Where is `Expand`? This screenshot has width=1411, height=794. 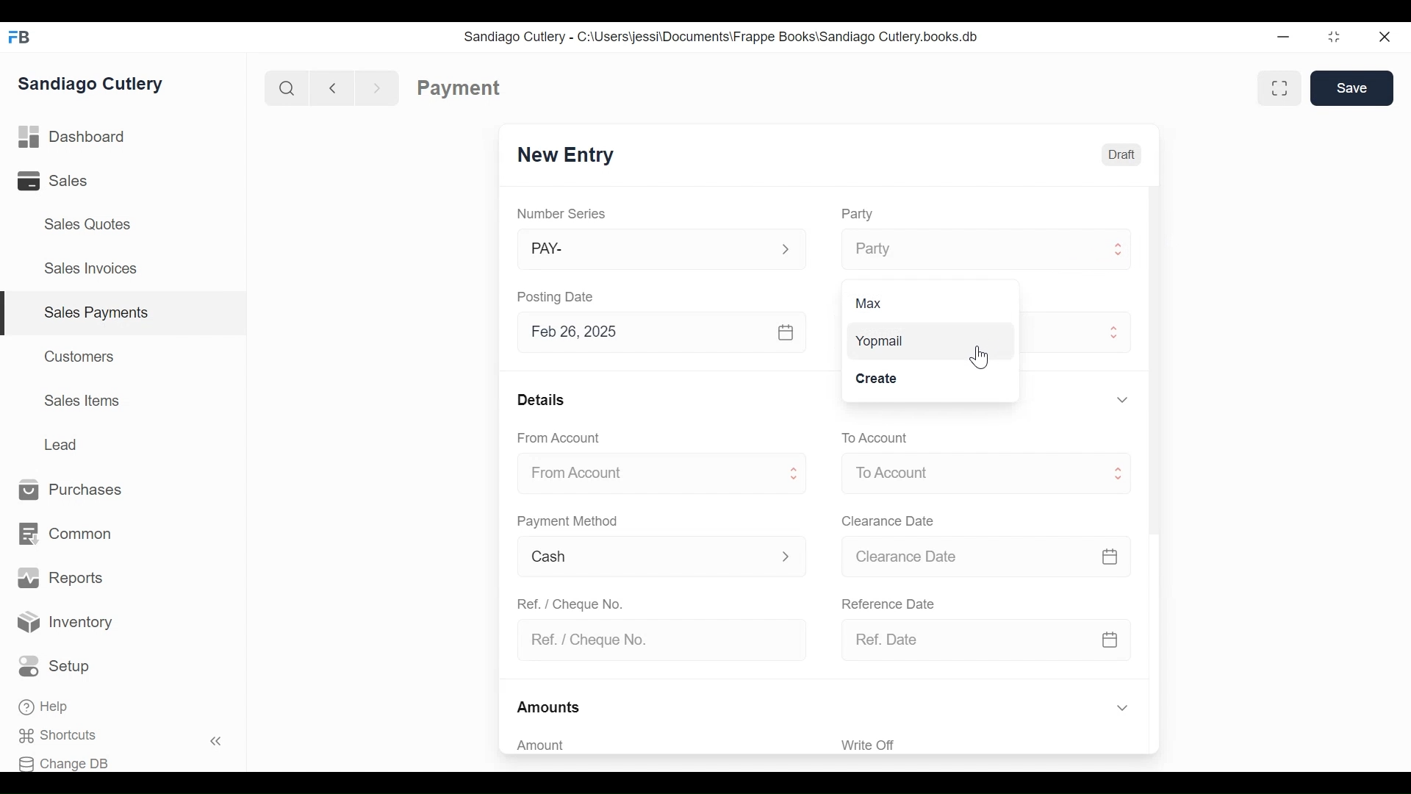
Expand is located at coordinates (786, 555).